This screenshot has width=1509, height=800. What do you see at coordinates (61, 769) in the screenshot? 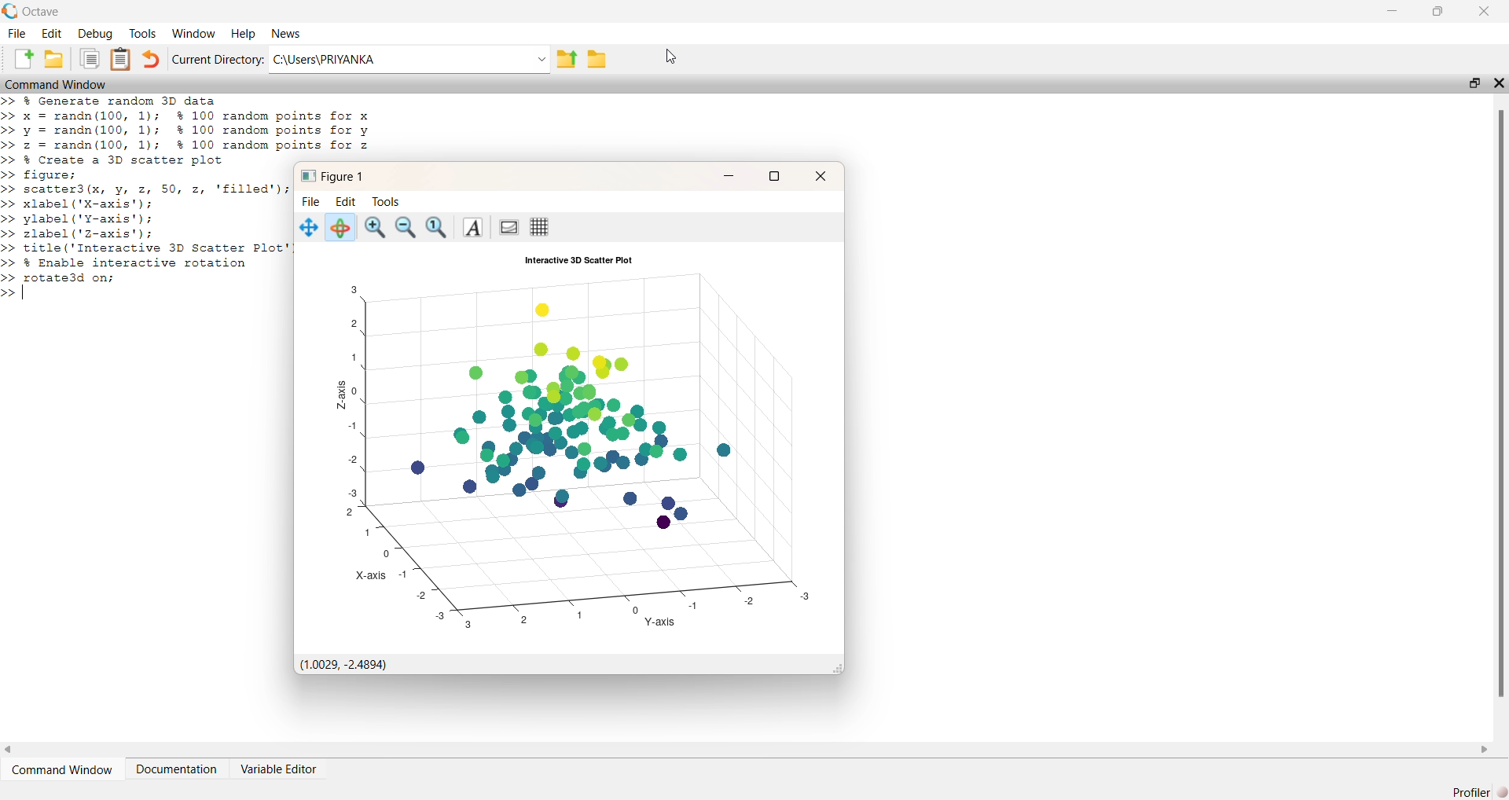
I see `Command Window` at bounding box center [61, 769].